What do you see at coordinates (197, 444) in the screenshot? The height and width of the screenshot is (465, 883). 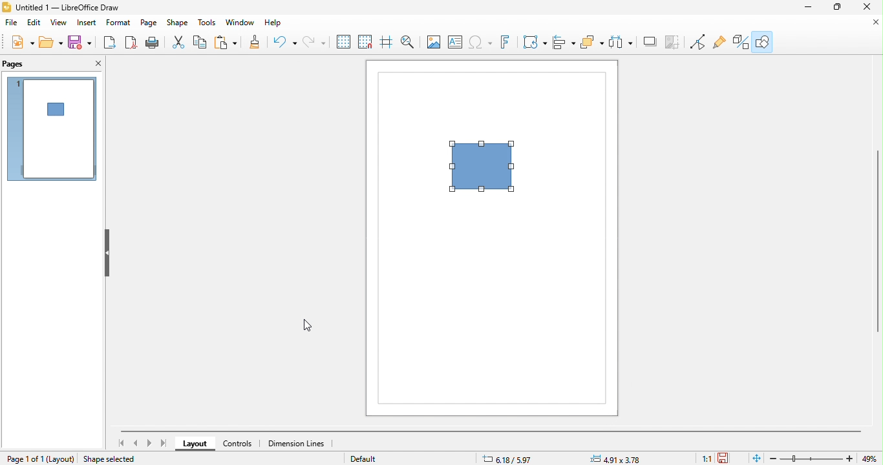 I see `layout` at bounding box center [197, 444].